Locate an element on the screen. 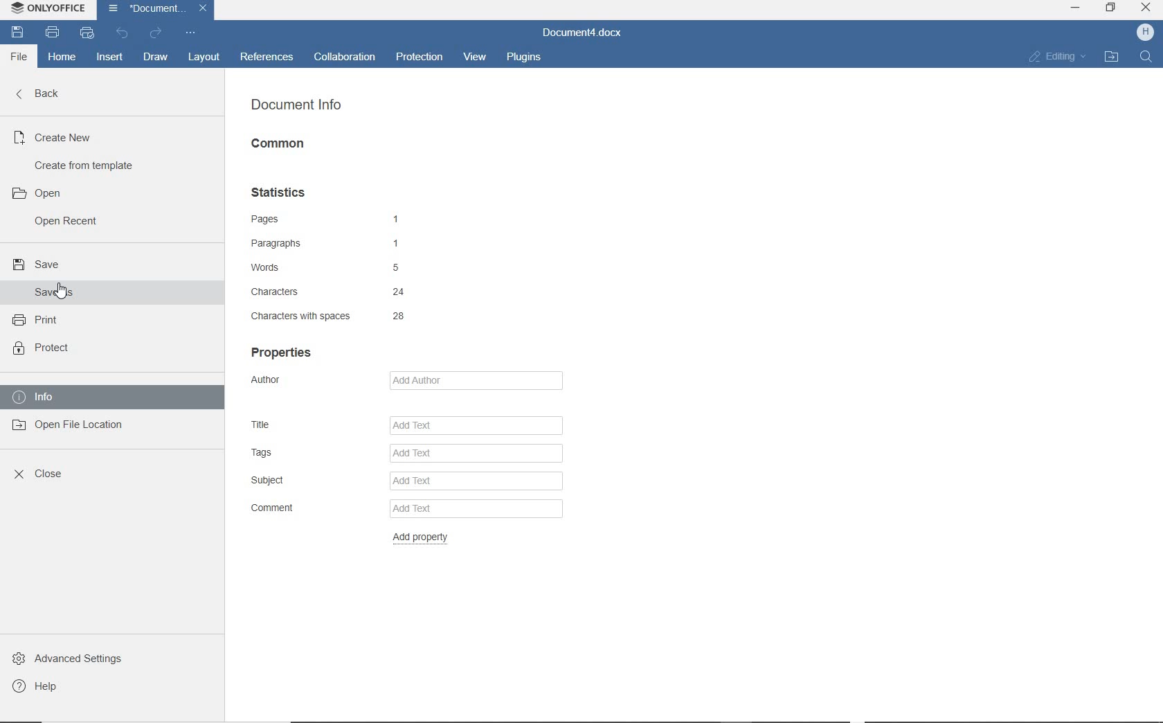 Image resolution: width=1163 pixels, height=723 pixels. Info is located at coordinates (37, 396).